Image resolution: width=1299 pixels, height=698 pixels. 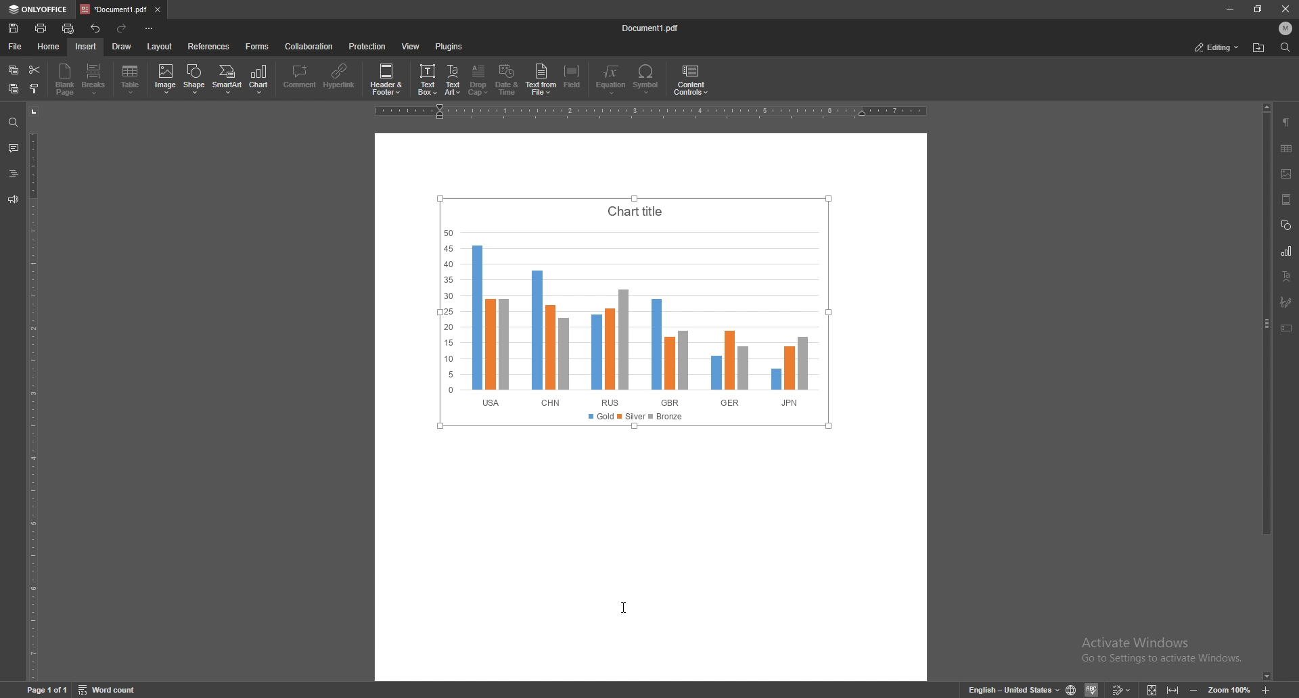 What do you see at coordinates (66, 79) in the screenshot?
I see `blank page` at bounding box center [66, 79].